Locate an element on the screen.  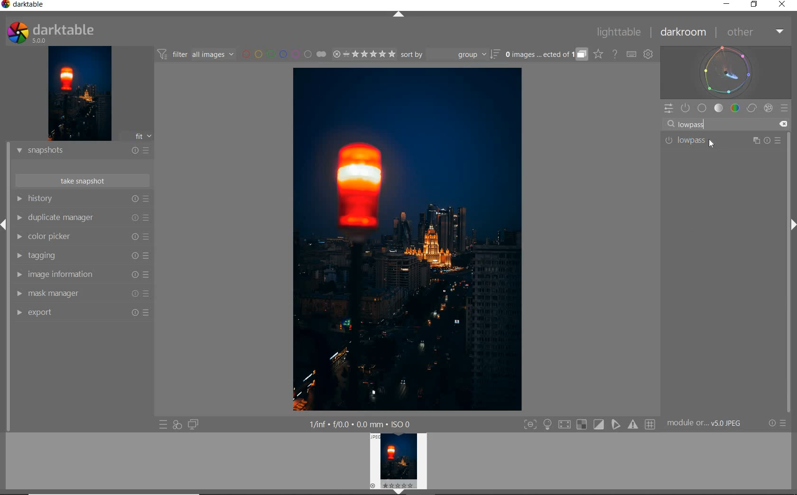
IMAGE INFORMATION is located at coordinates (68, 275).